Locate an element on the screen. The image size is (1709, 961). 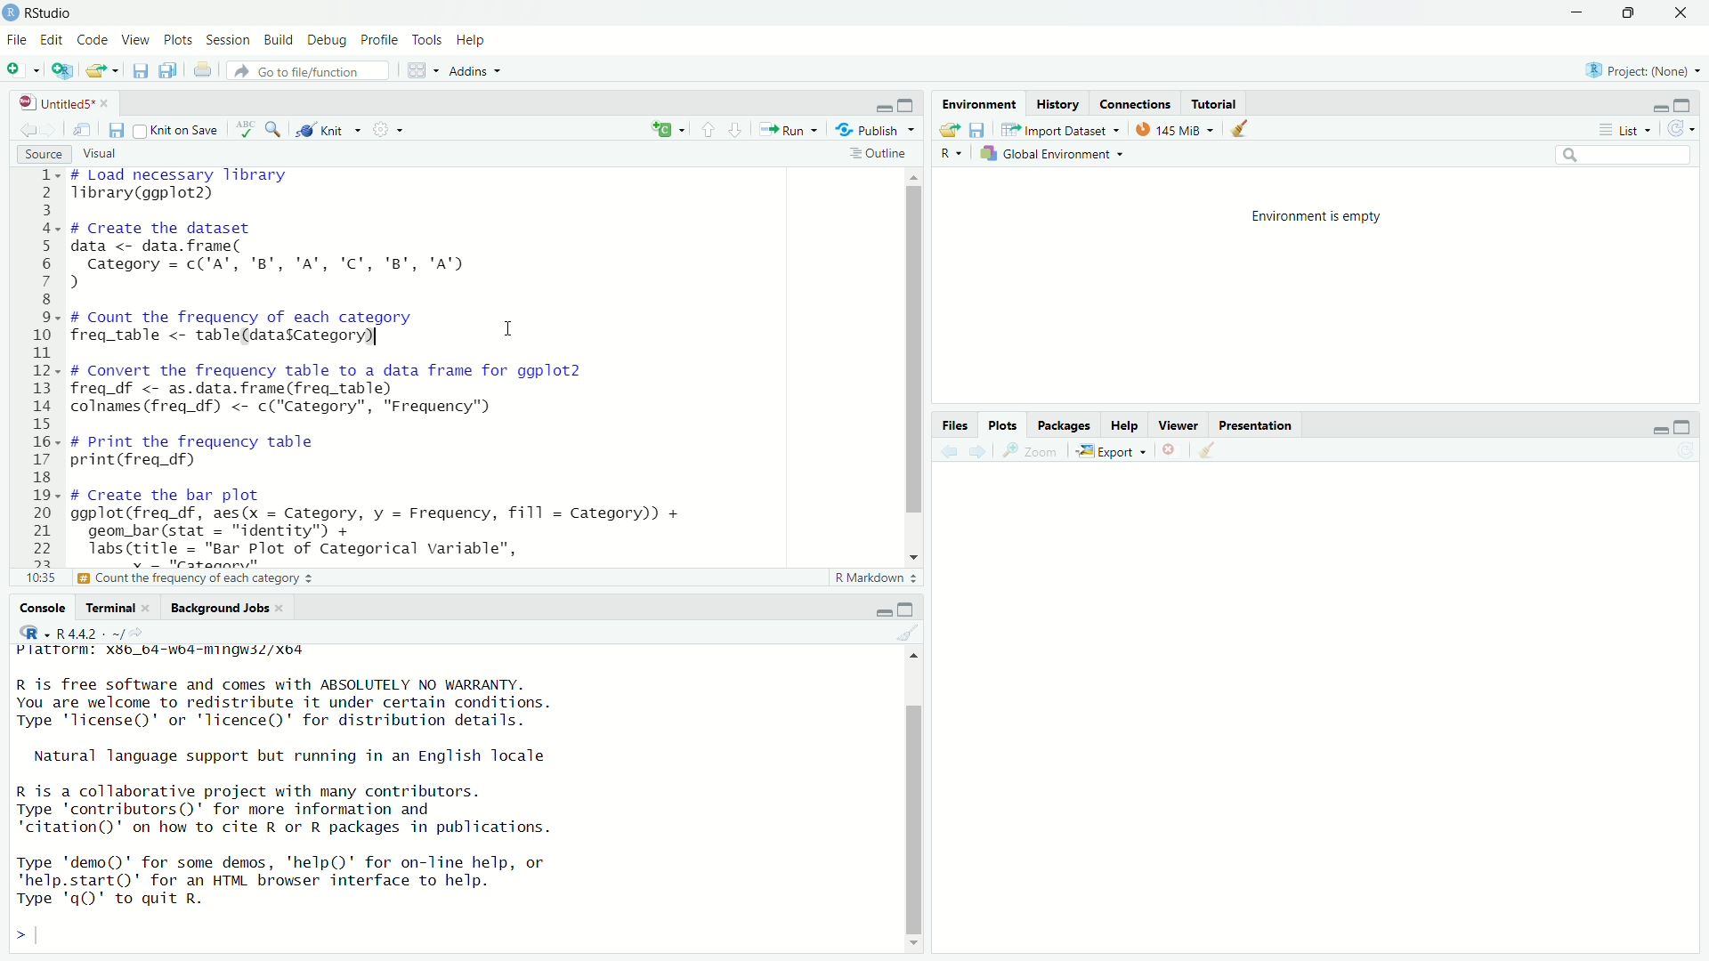
presentation is located at coordinates (1259, 426).